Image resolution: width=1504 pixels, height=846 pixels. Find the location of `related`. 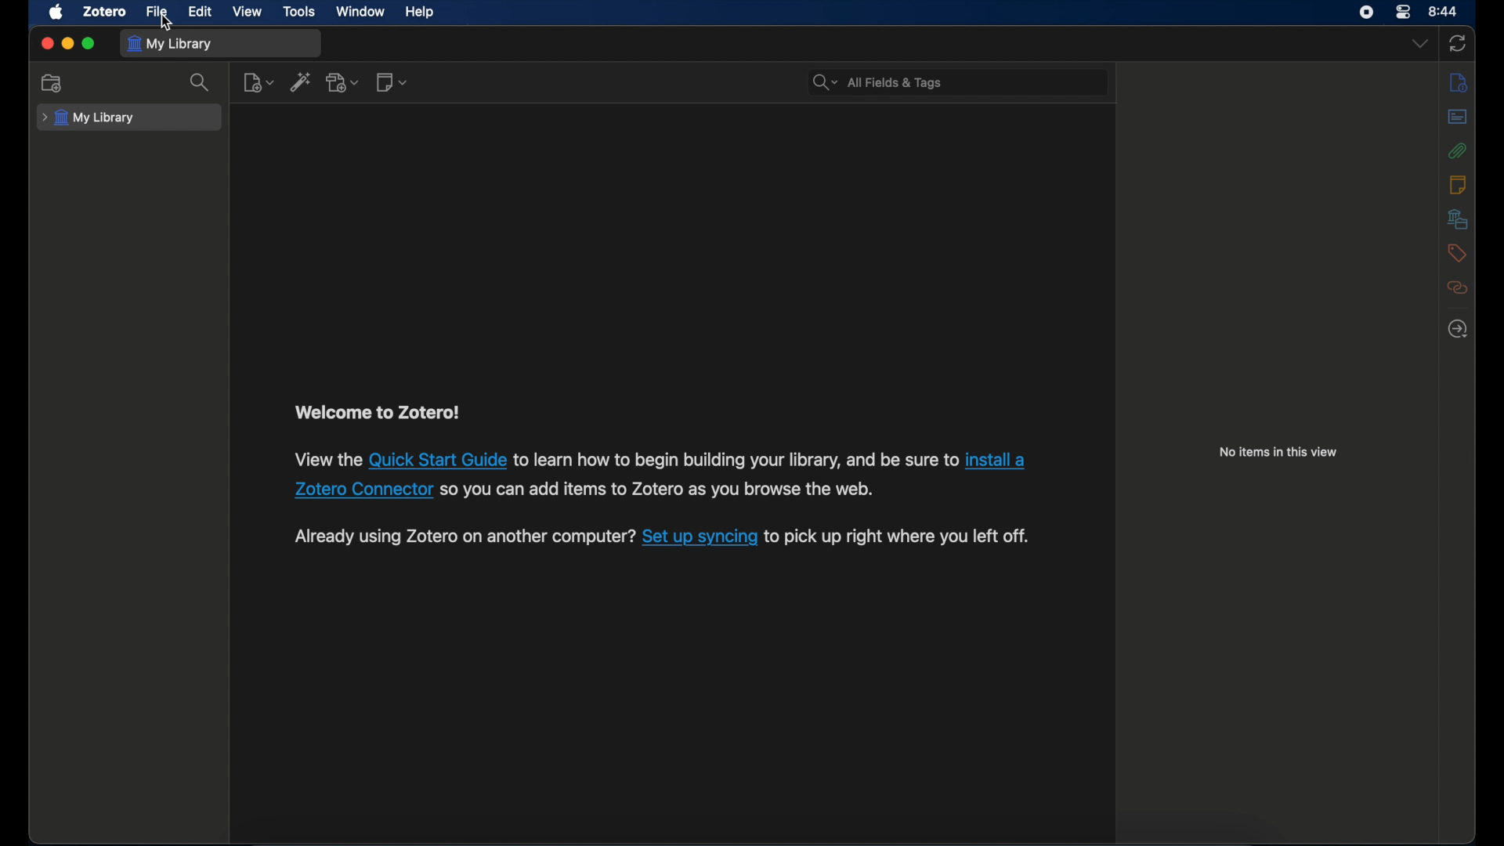

related is located at coordinates (1458, 288).